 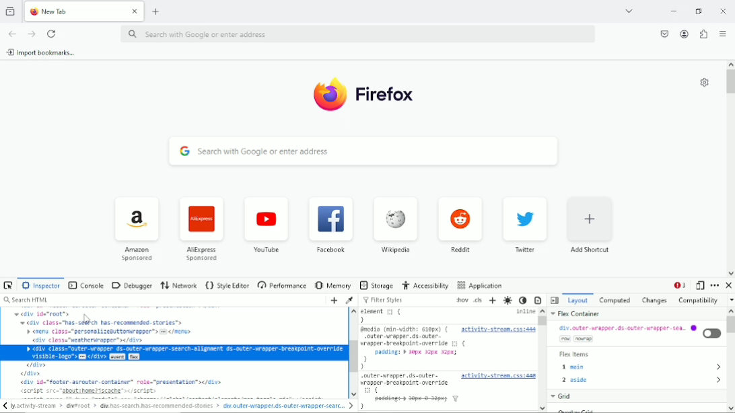 What do you see at coordinates (730, 83) in the screenshot?
I see `Vertical scrollbar` at bounding box center [730, 83].